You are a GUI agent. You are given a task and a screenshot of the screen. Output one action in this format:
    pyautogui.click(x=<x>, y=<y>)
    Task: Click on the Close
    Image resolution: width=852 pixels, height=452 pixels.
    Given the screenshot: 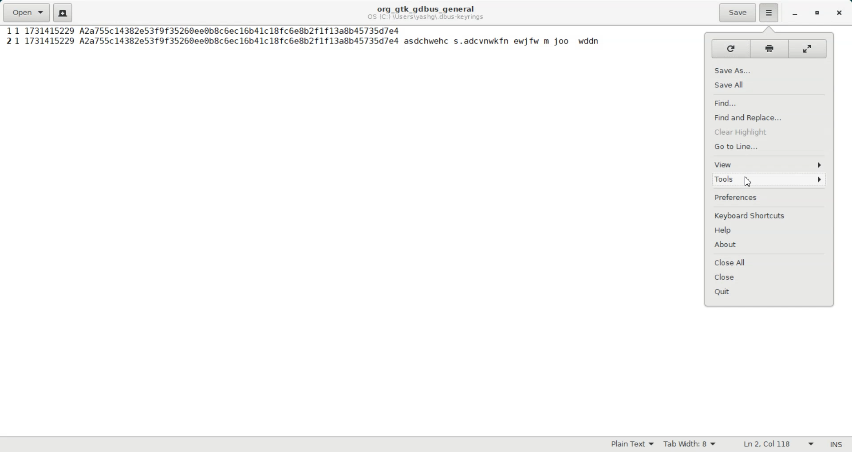 What is the action you would take?
    pyautogui.click(x=769, y=277)
    